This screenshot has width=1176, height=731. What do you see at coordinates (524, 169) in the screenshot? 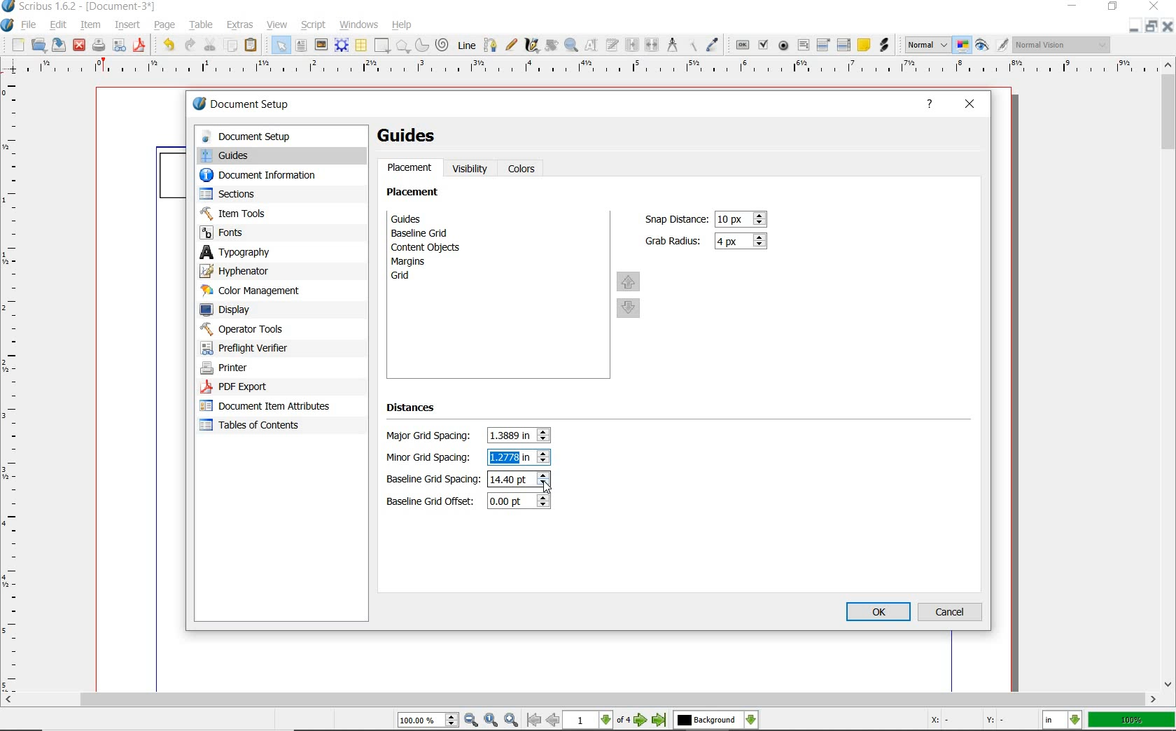
I see `colors` at bounding box center [524, 169].